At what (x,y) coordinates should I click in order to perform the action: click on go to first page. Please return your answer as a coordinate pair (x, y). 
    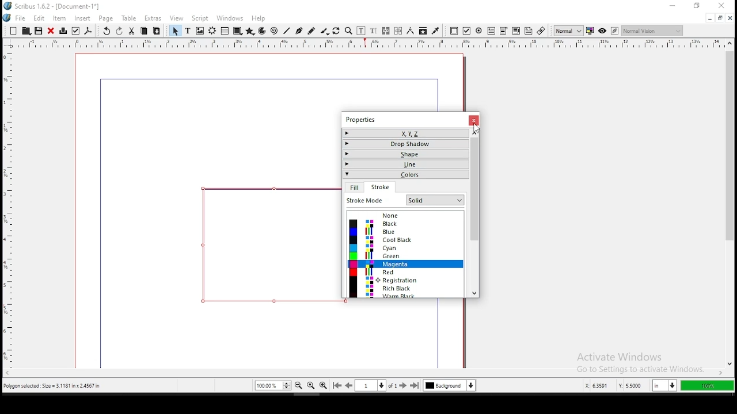
    Looking at the image, I should click on (337, 386).